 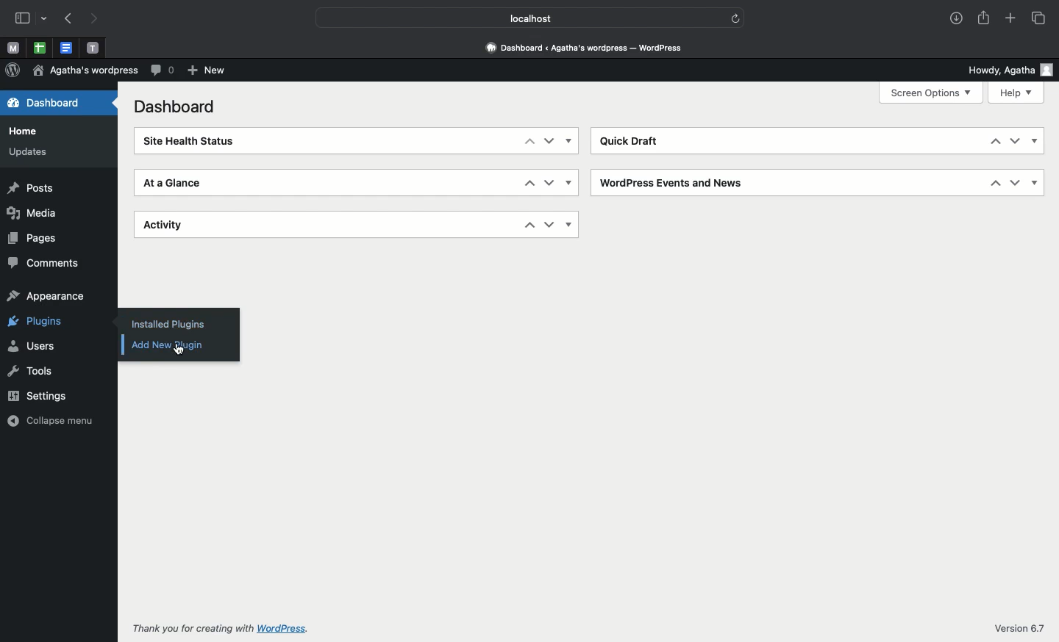 What do you see at coordinates (38, 346) in the screenshot?
I see `Users` at bounding box center [38, 346].